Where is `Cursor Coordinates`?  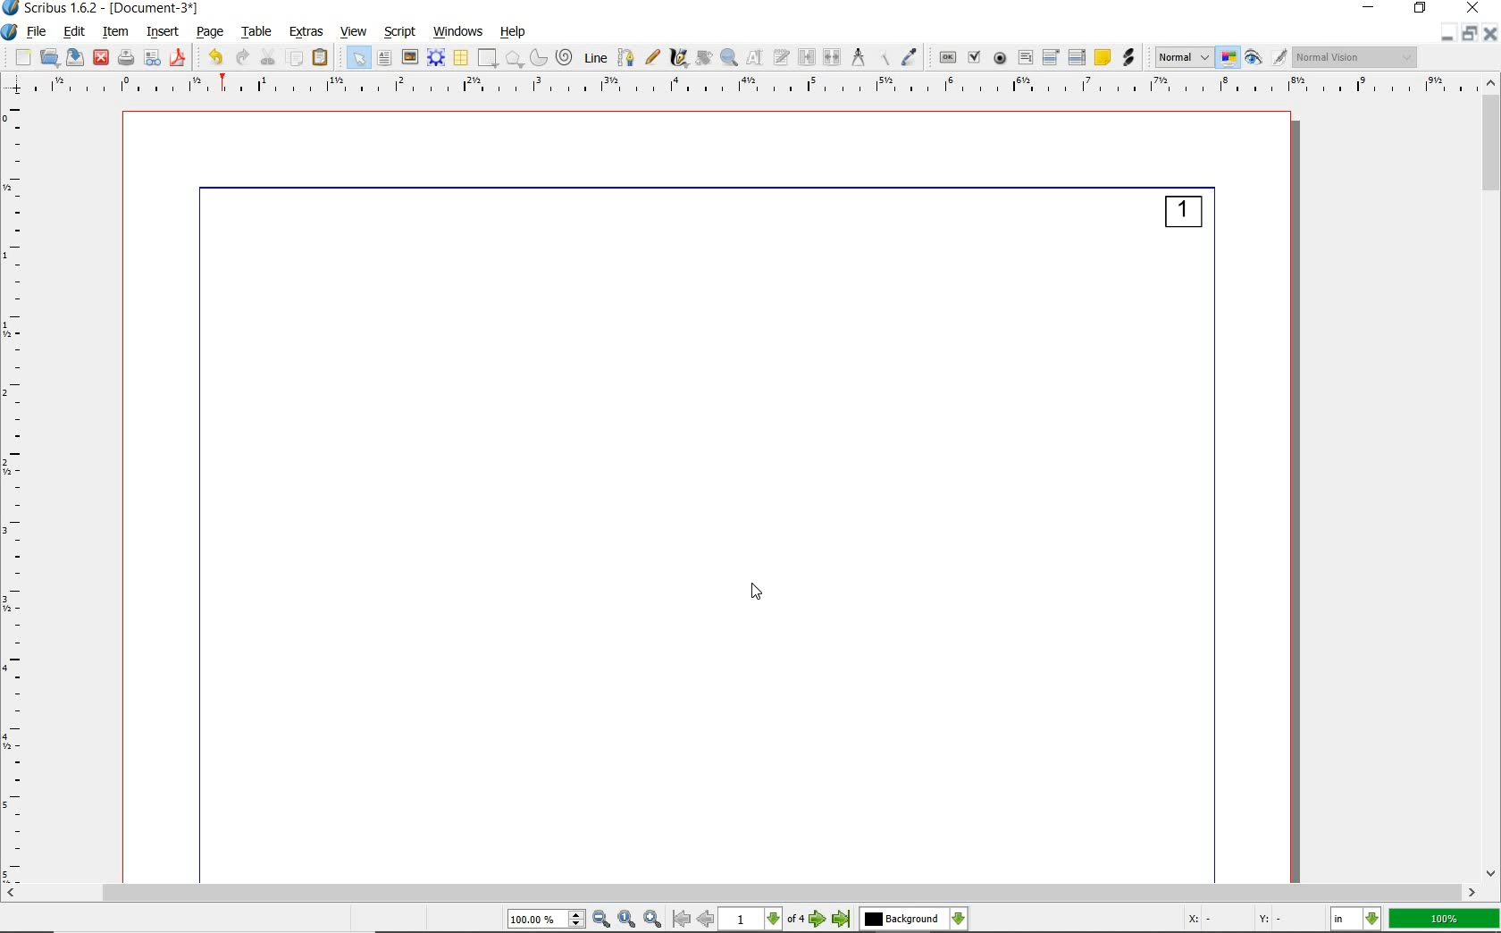
Cursor Coordinates is located at coordinates (1254, 920).